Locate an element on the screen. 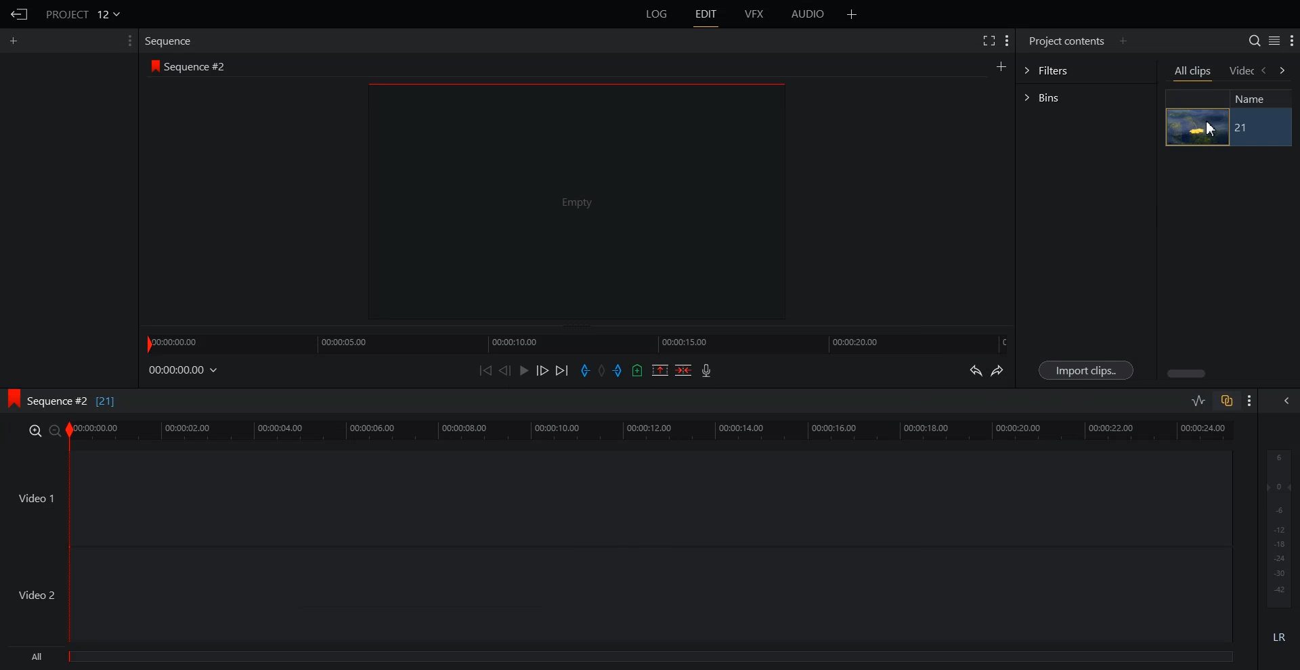 The height and width of the screenshot is (670, 1300). Video is located at coordinates (1241, 71).